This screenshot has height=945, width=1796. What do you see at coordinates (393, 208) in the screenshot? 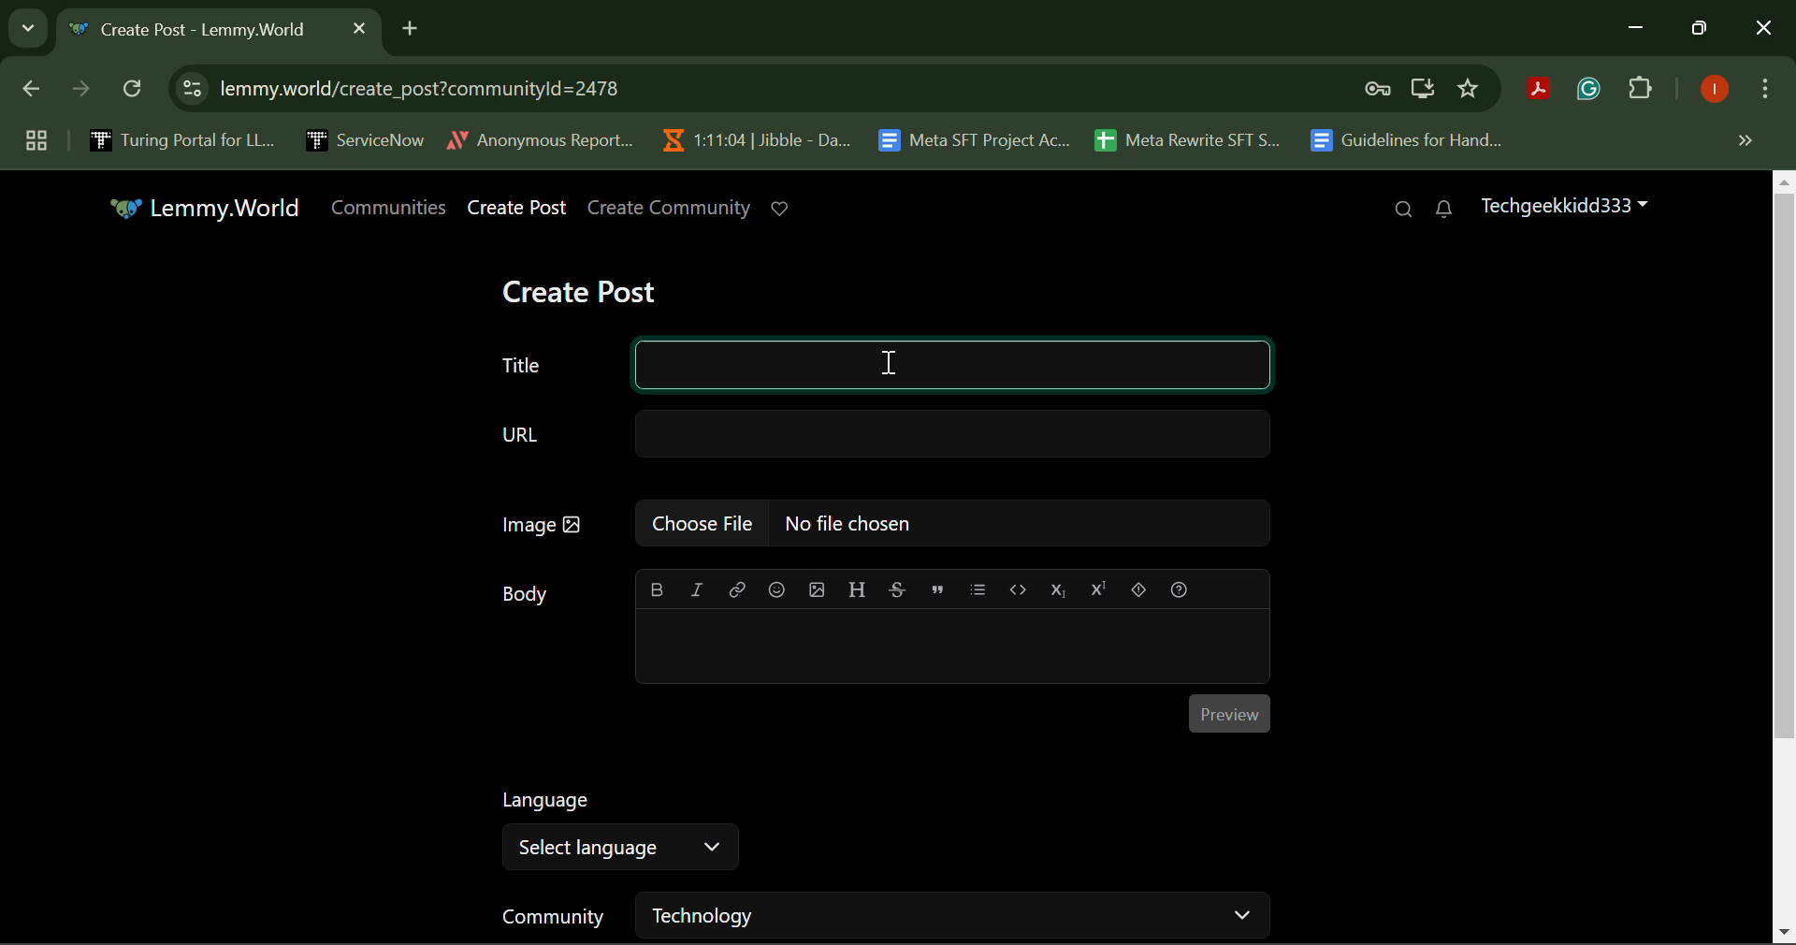
I see `Communities` at bounding box center [393, 208].